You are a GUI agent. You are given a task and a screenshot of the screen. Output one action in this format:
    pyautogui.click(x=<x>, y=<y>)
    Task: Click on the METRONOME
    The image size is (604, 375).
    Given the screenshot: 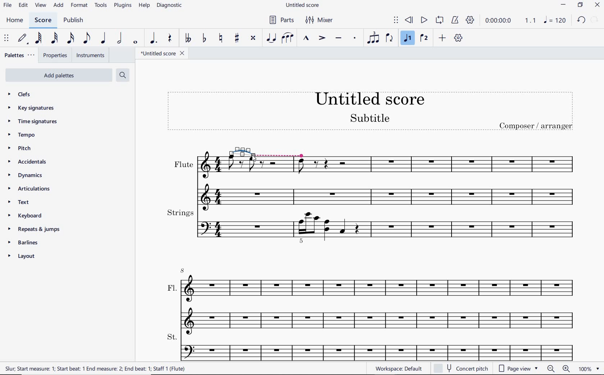 What is the action you would take?
    pyautogui.click(x=455, y=20)
    